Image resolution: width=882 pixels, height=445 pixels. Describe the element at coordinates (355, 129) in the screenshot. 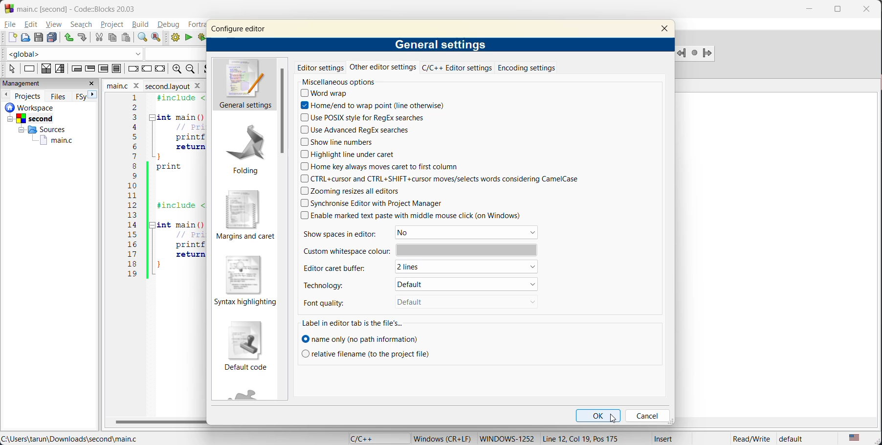

I see `use advanced regex searches` at that location.